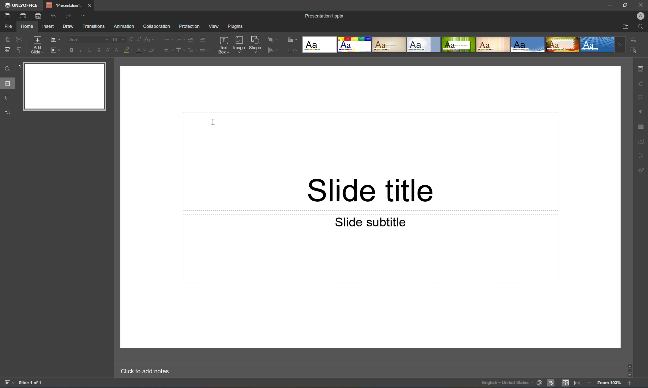 This screenshot has width=648, height=388. What do you see at coordinates (239, 44) in the screenshot?
I see `Image` at bounding box center [239, 44].